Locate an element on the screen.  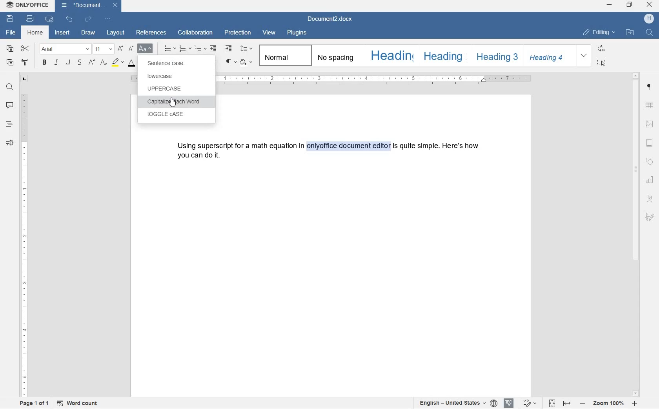
bold is located at coordinates (44, 63).